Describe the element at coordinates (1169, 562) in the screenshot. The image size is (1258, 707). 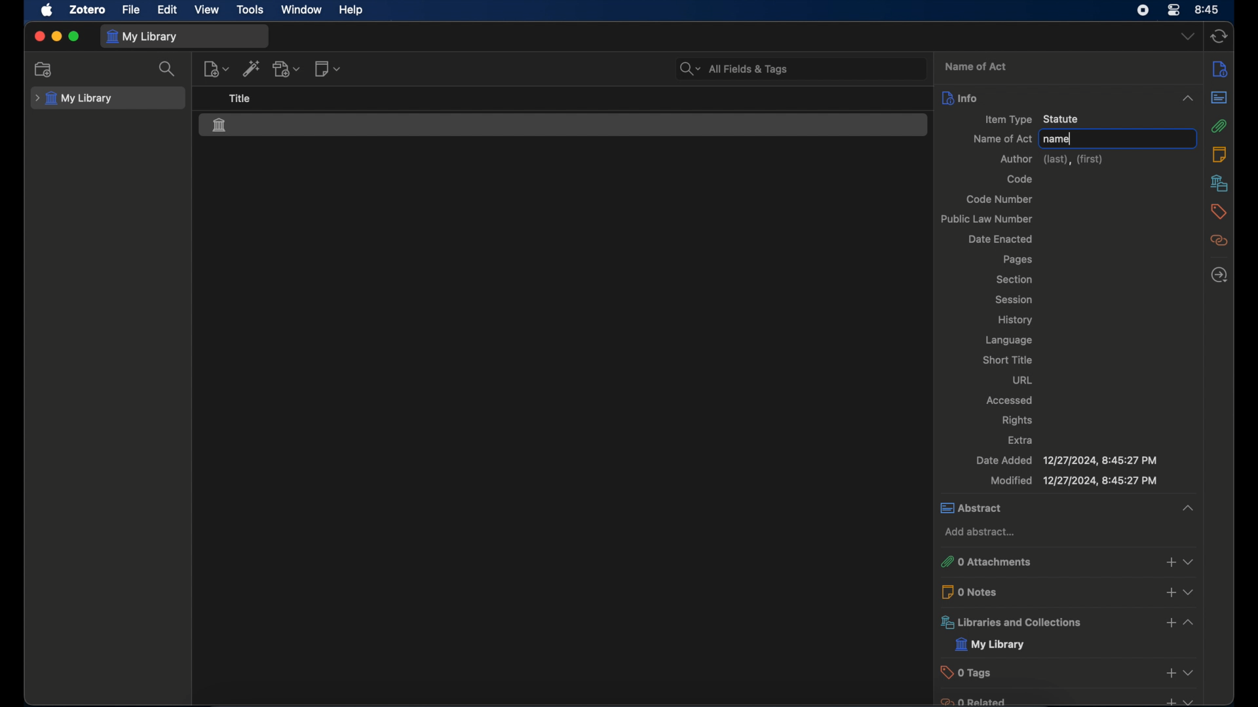
I see `add attachments` at that location.